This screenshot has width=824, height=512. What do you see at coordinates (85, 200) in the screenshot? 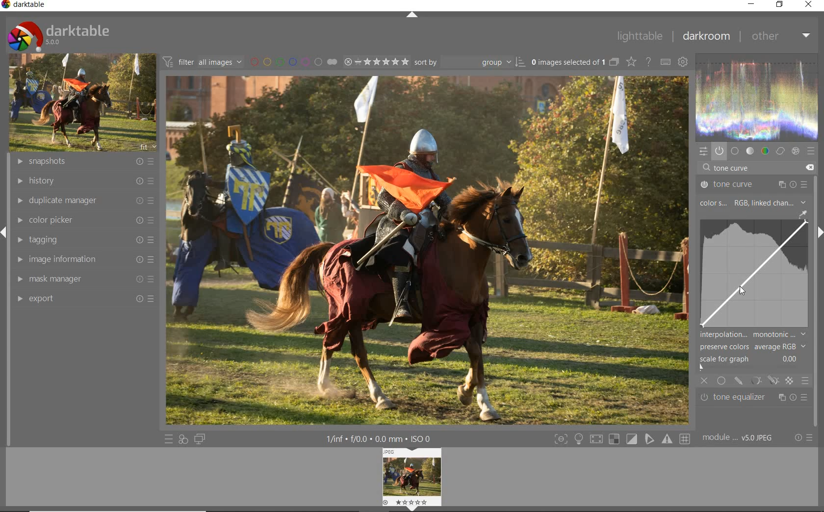
I see `duplicate manager` at bounding box center [85, 200].